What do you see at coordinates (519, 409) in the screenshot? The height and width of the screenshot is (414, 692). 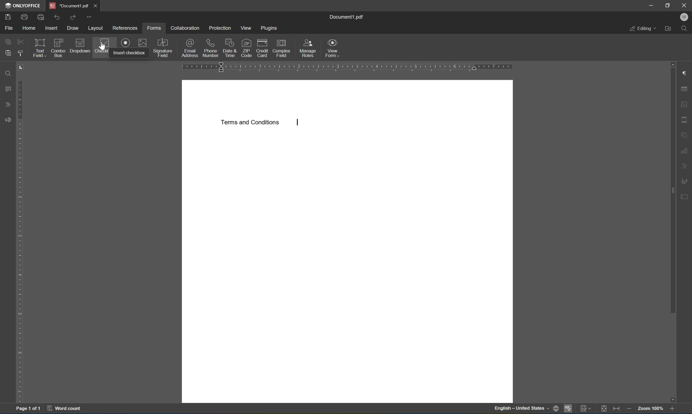 I see `English ~ United States` at bounding box center [519, 409].